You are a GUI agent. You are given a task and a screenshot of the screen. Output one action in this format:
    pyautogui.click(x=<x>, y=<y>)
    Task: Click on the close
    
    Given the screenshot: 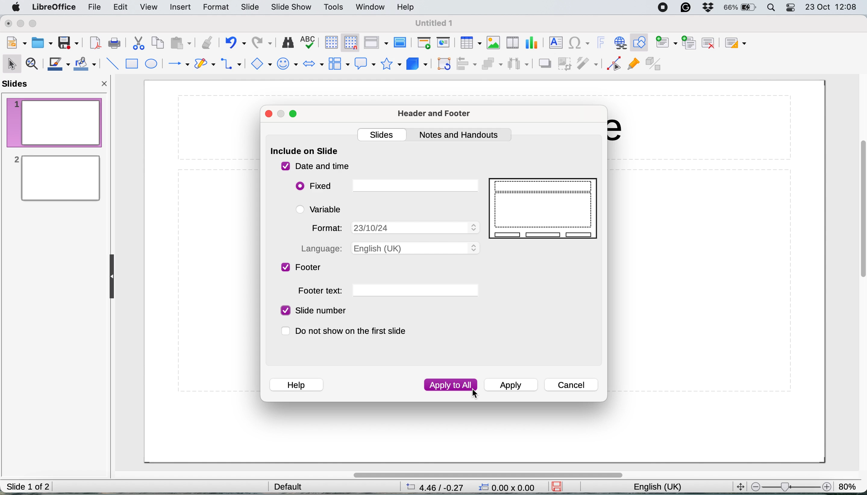 What is the action you would take?
    pyautogui.click(x=269, y=115)
    